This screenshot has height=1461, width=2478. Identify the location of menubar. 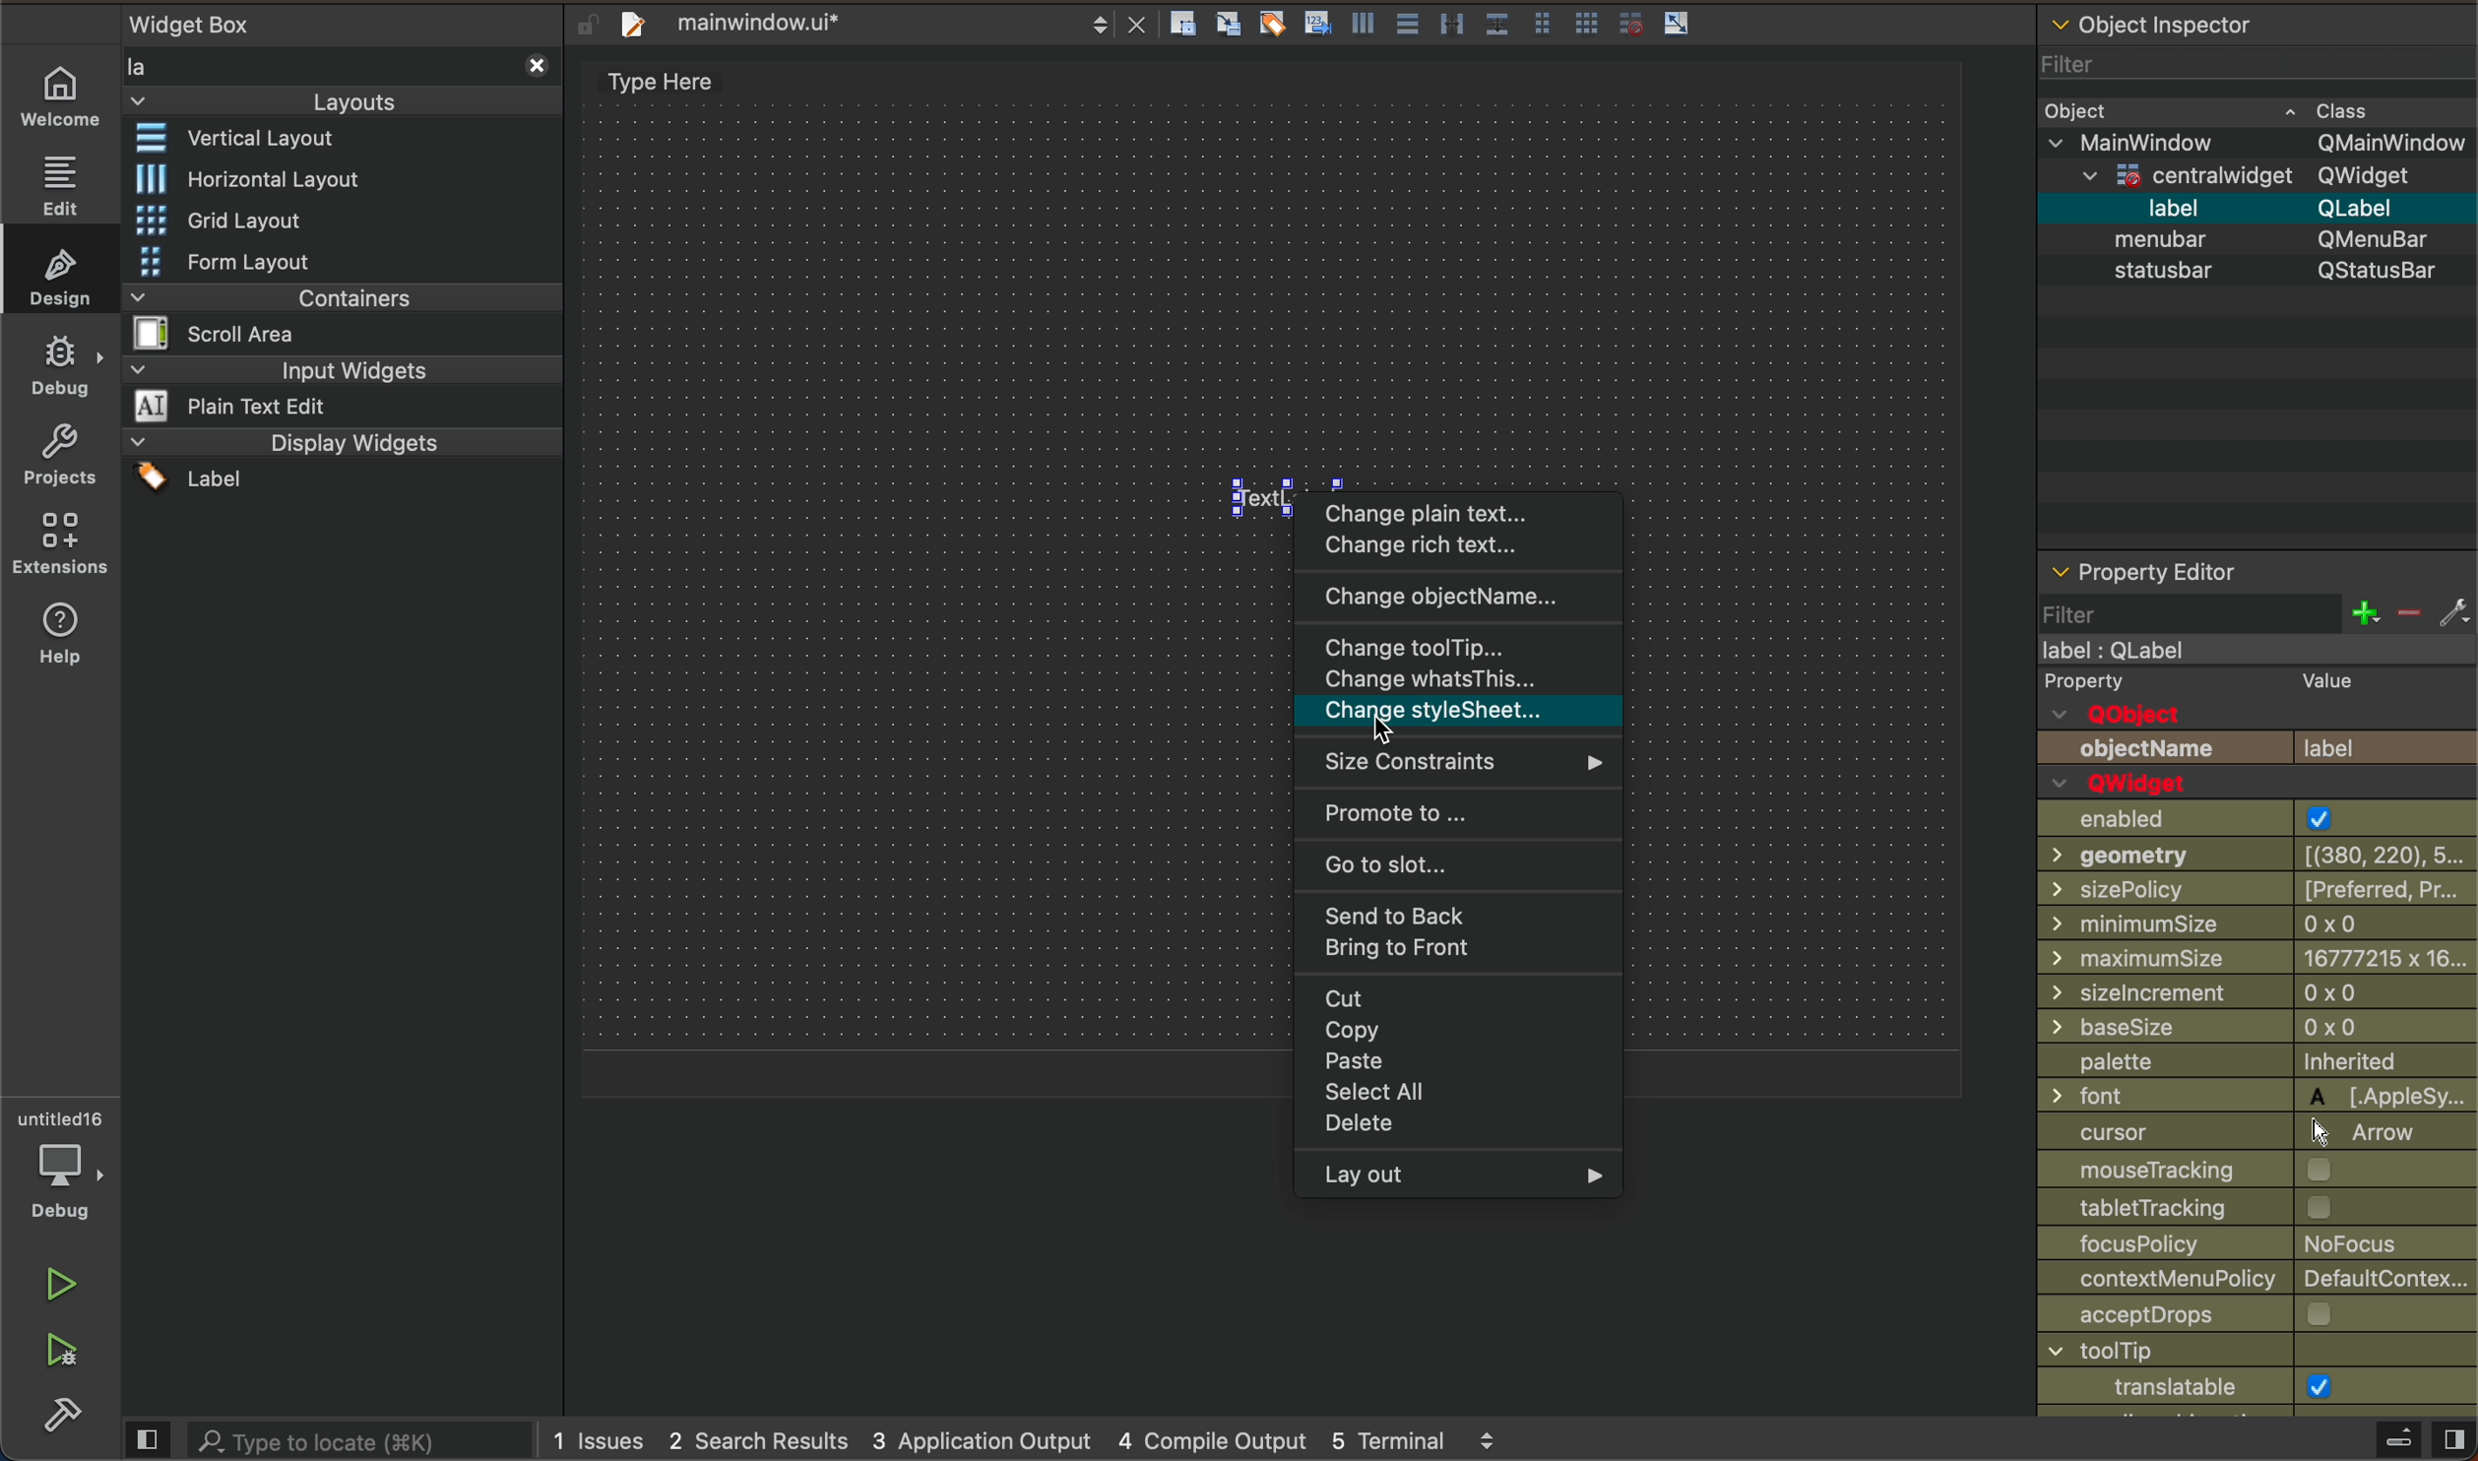
(2264, 240).